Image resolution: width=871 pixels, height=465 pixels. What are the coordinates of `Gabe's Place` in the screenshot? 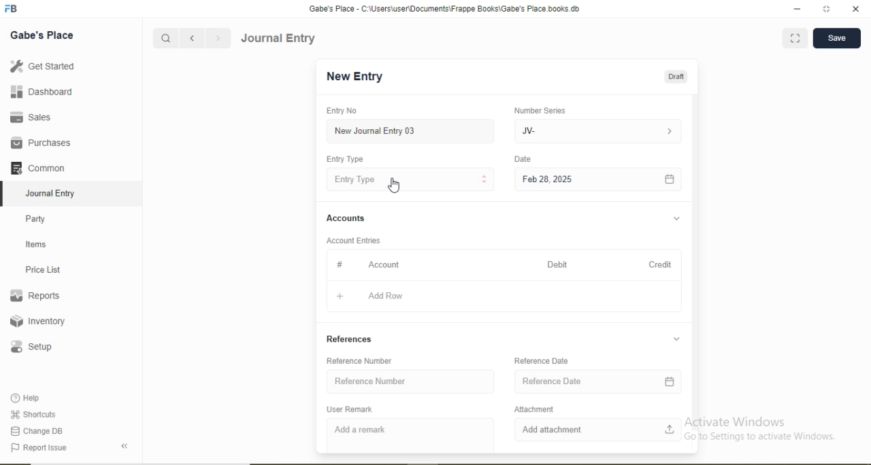 It's located at (42, 35).